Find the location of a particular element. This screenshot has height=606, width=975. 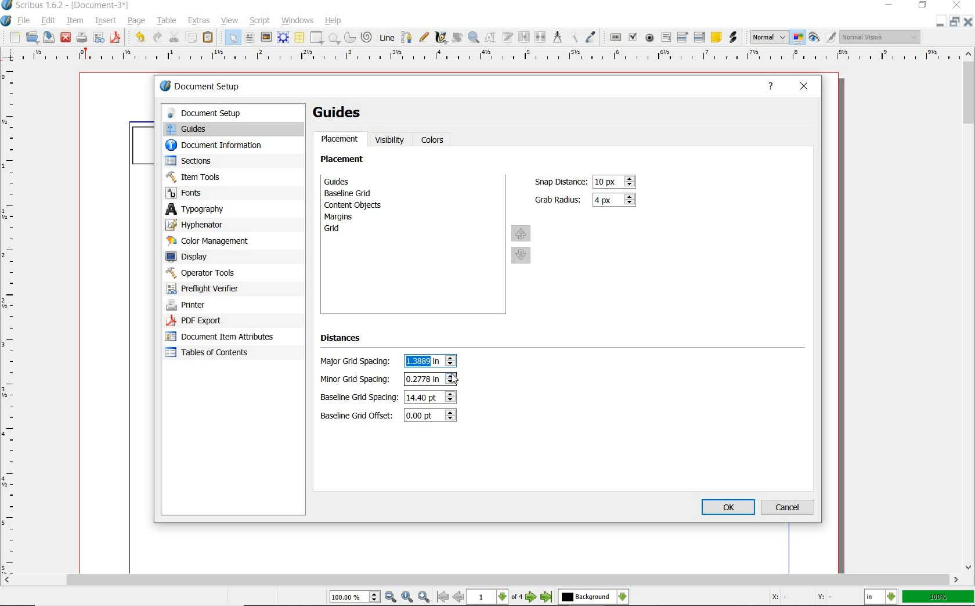

insert is located at coordinates (106, 20).